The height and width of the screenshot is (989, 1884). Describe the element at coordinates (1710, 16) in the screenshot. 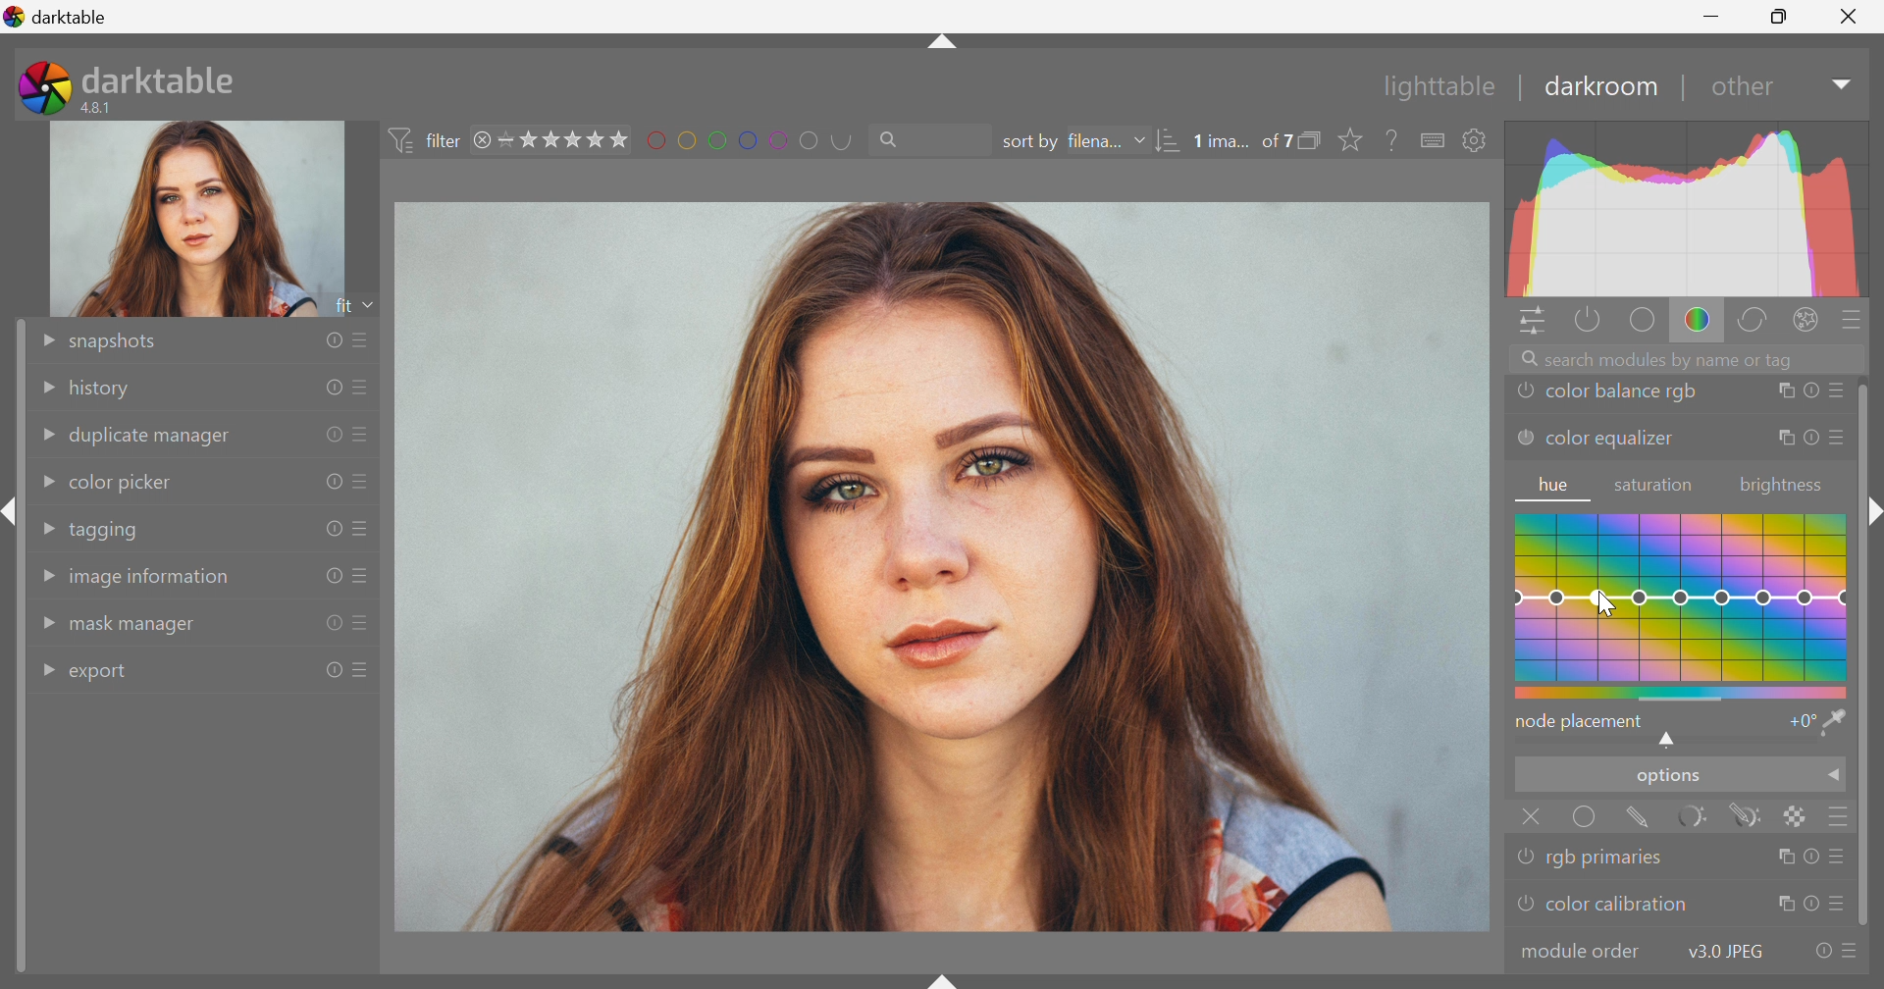

I see `Minimize` at that location.